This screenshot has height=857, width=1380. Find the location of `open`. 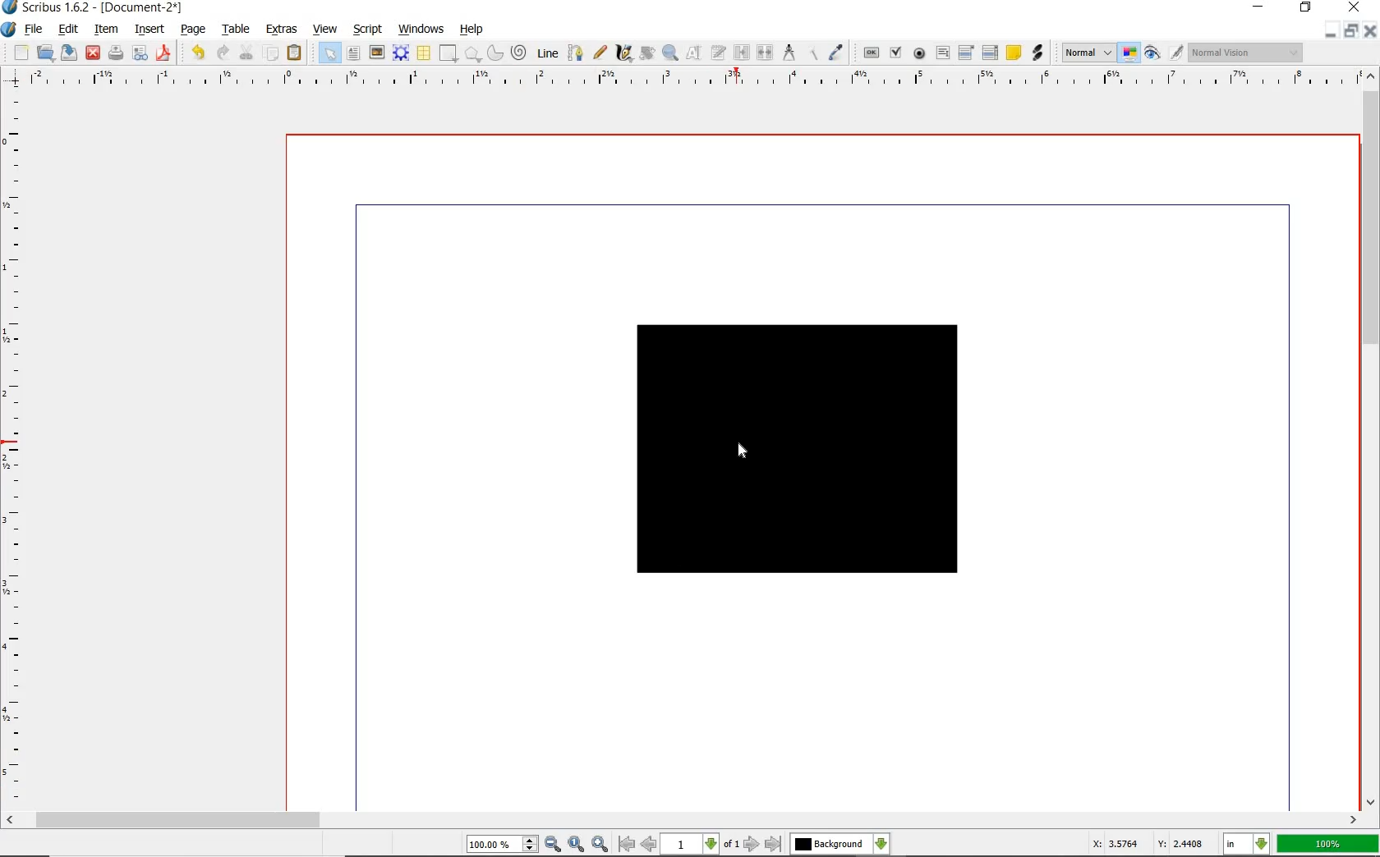

open is located at coordinates (44, 54).